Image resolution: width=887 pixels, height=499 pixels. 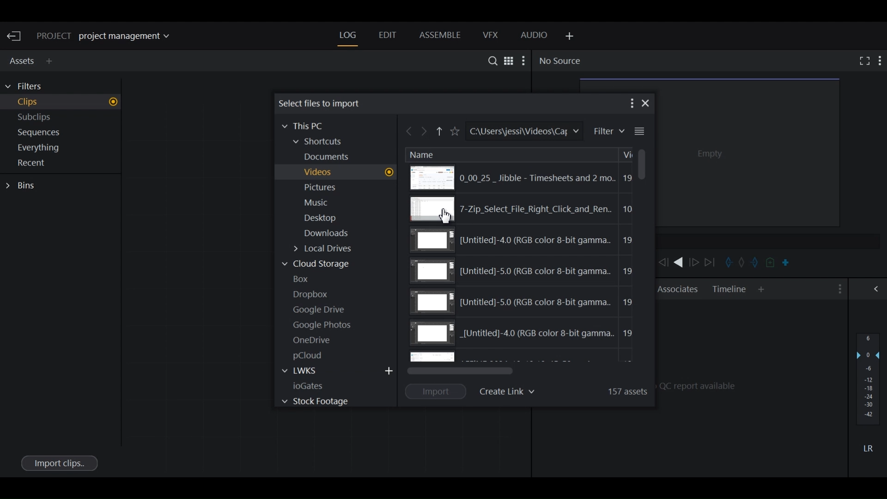 I want to click on Click to go to the parent folder, so click(x=440, y=133).